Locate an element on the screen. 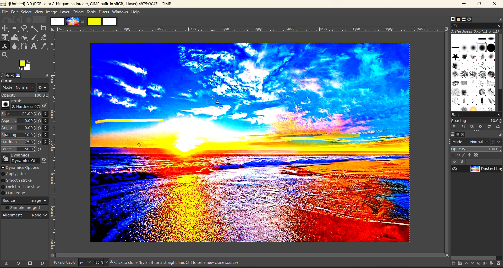 This screenshot has width=503, height=268. background is located at coordinates (477, 155).